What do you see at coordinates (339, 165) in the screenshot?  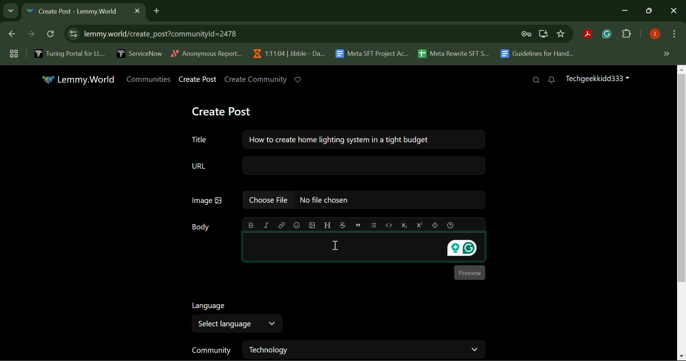 I see `URL Text Box` at bounding box center [339, 165].